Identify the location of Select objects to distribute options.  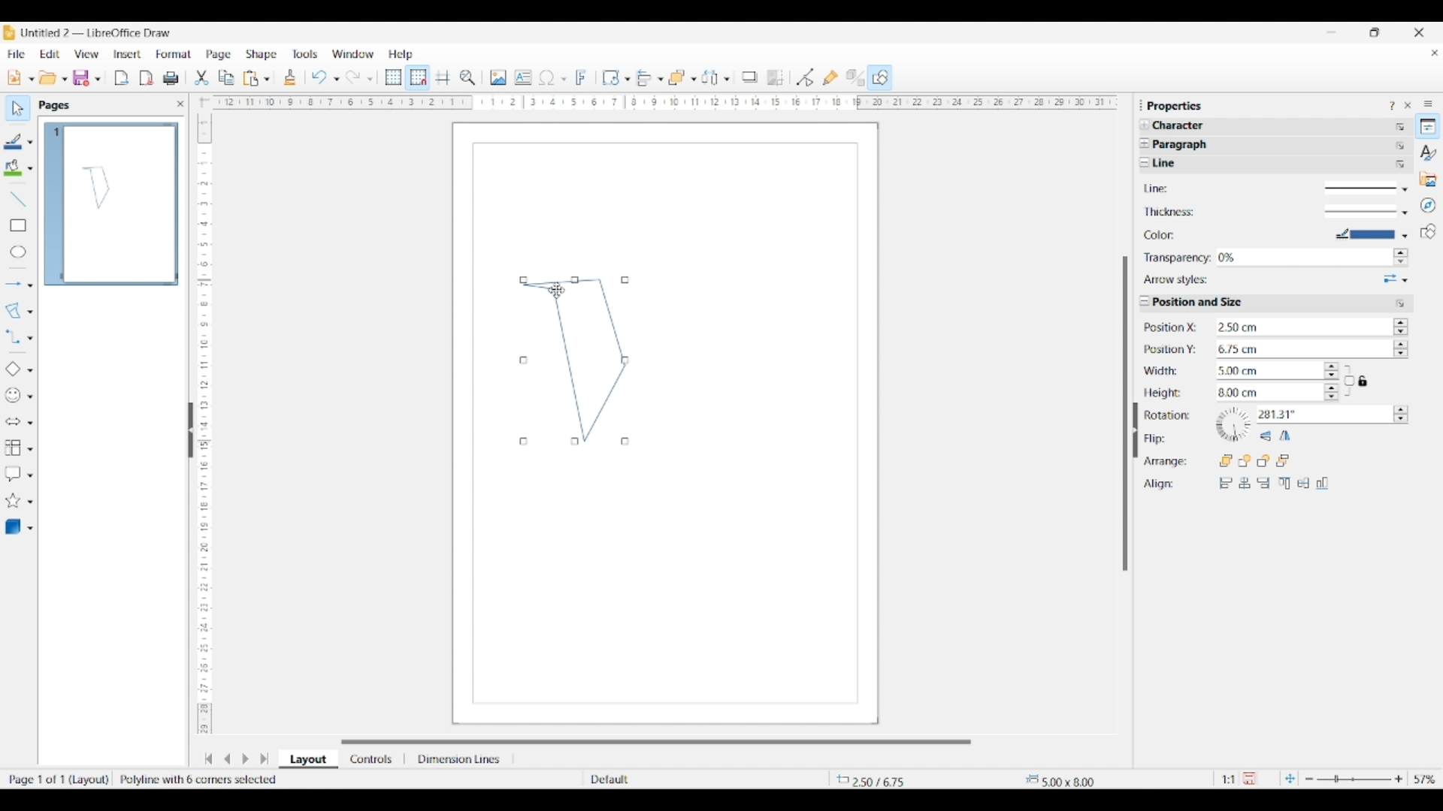
(727, 79).